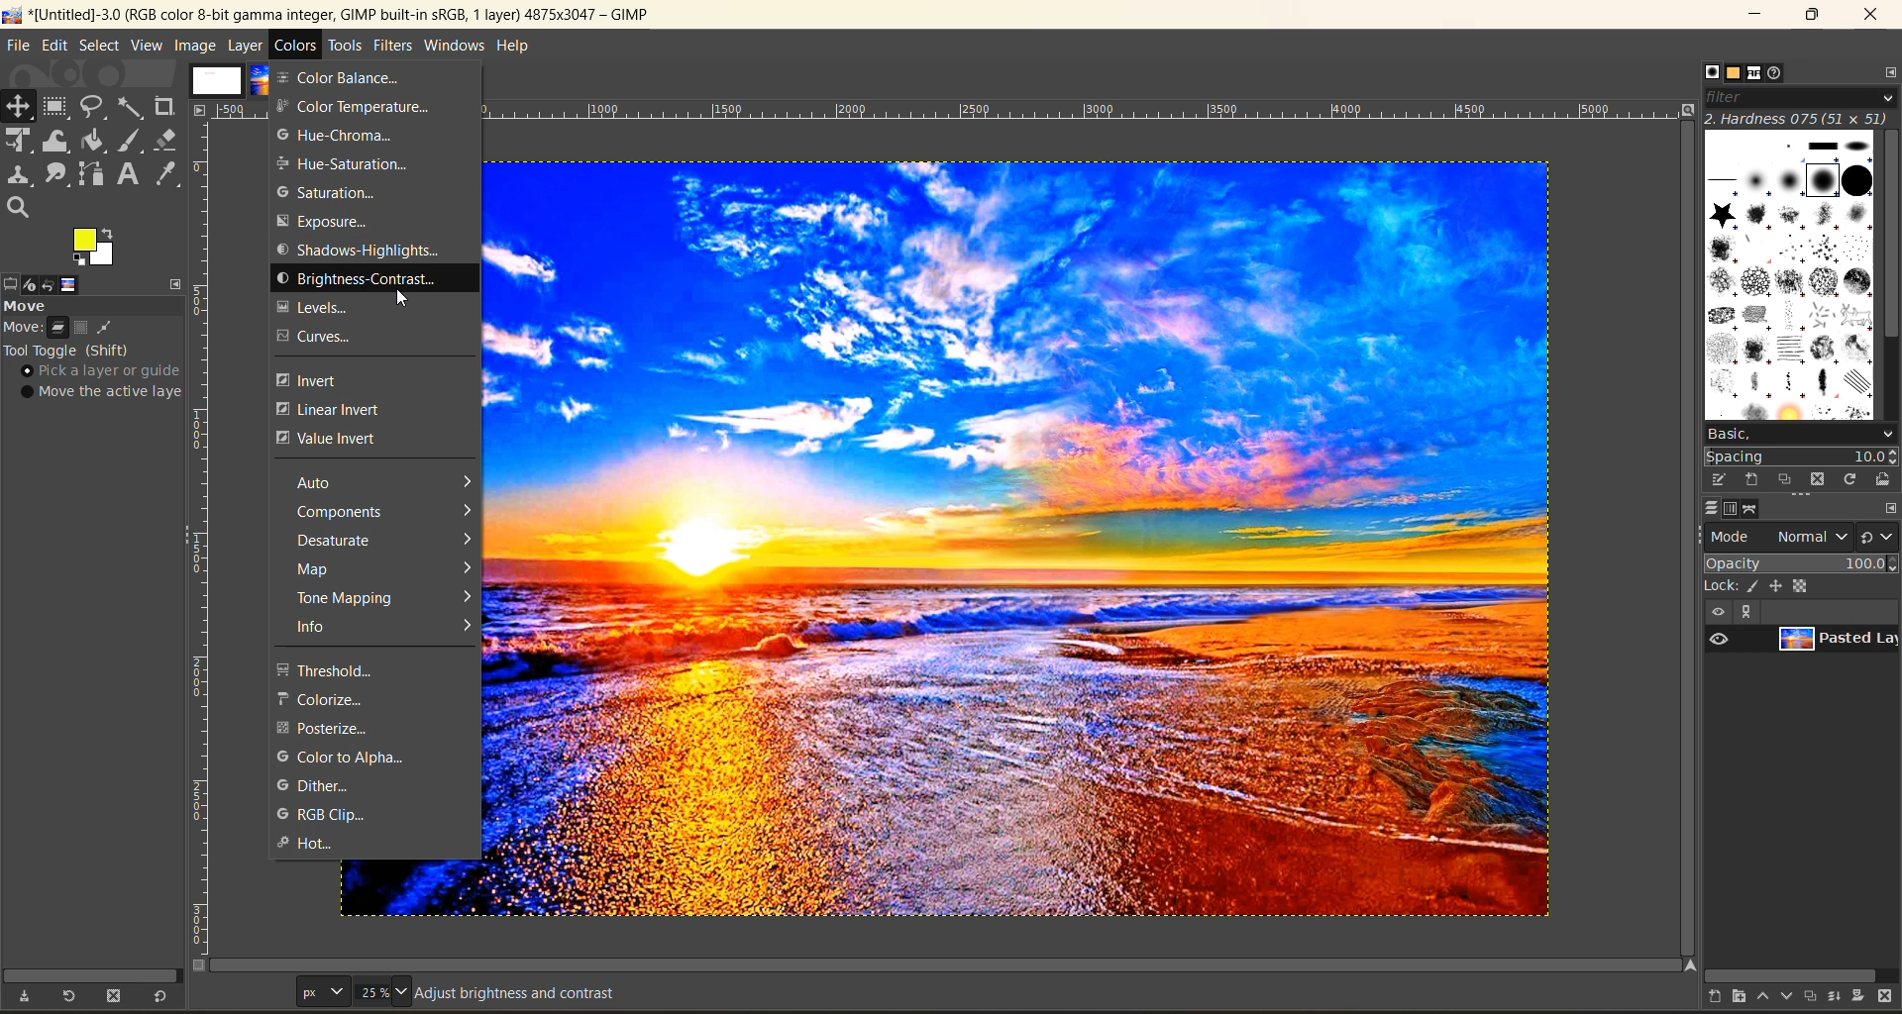  Describe the element at coordinates (1879, 541) in the screenshot. I see `switch to another group` at that location.